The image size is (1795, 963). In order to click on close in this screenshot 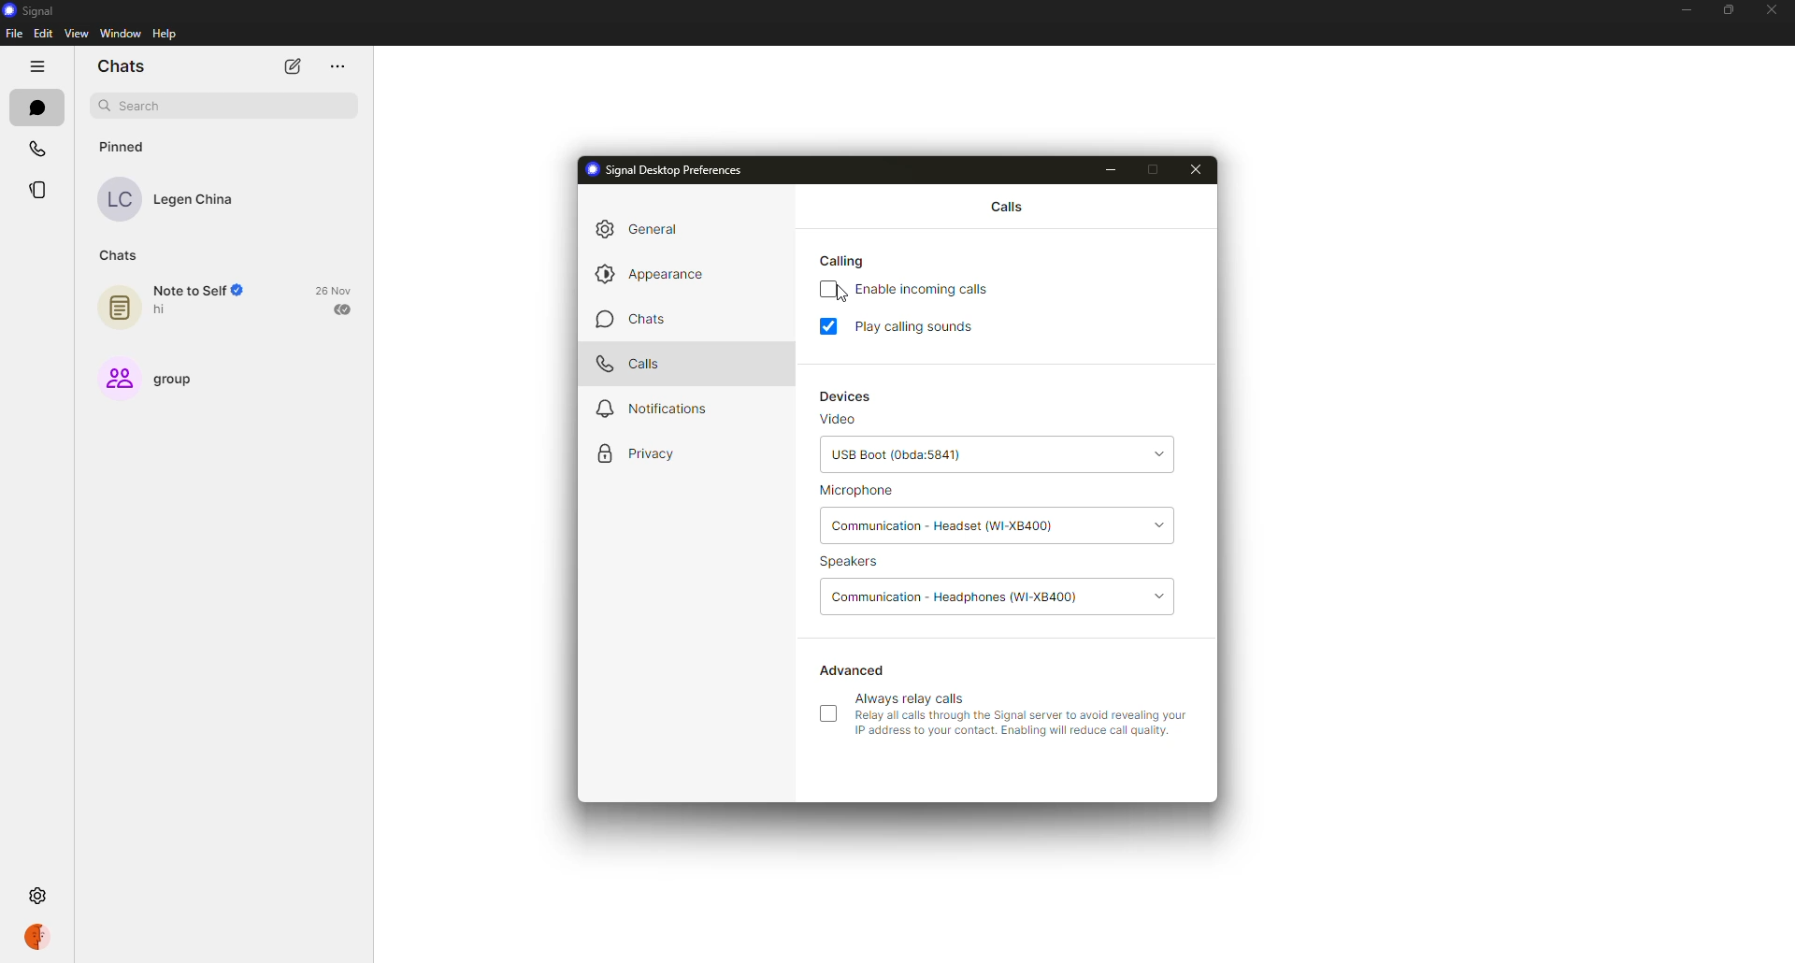, I will do `click(1773, 11)`.